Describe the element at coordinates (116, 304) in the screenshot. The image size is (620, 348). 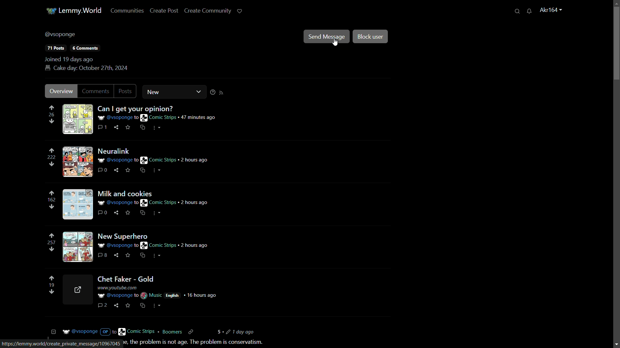
I see `share` at that location.